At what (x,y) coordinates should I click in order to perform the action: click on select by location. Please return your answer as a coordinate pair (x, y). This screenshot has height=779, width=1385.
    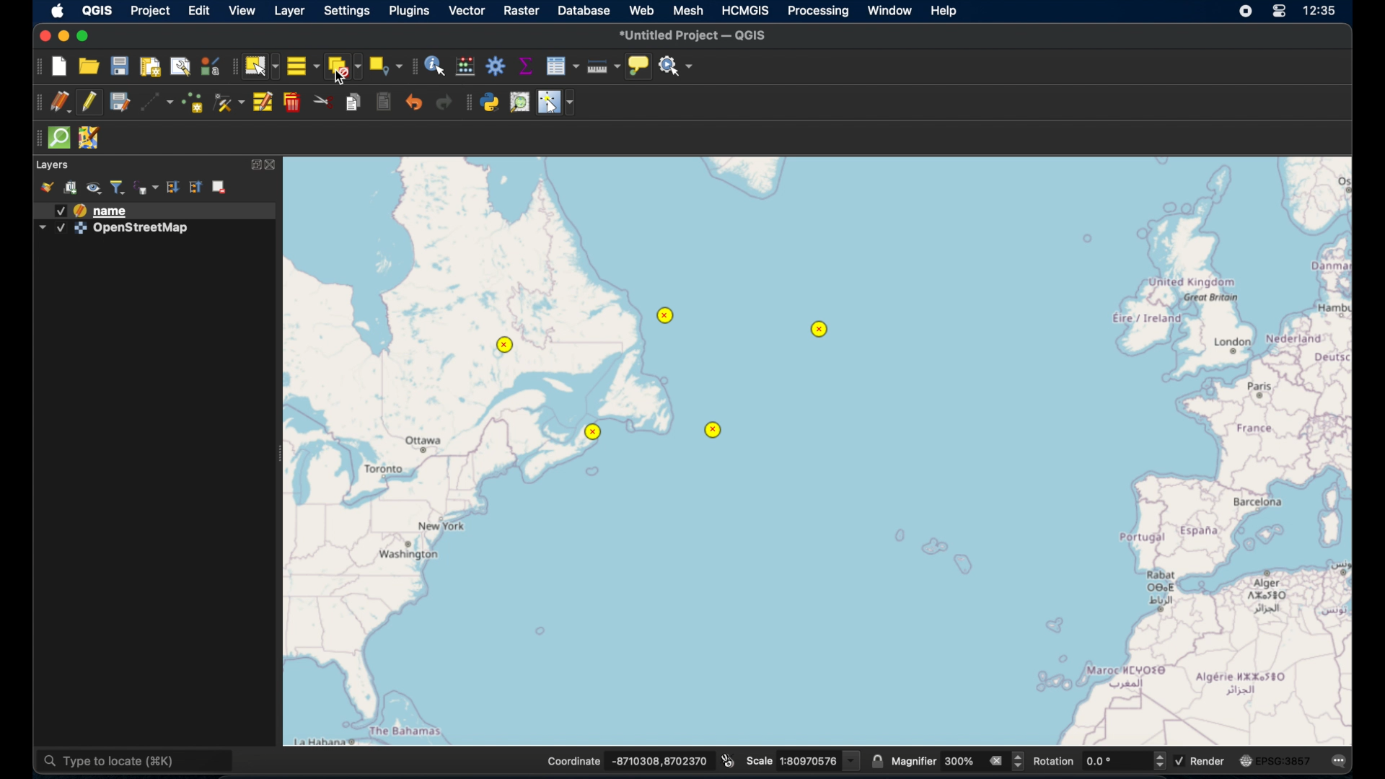
    Looking at the image, I should click on (385, 64).